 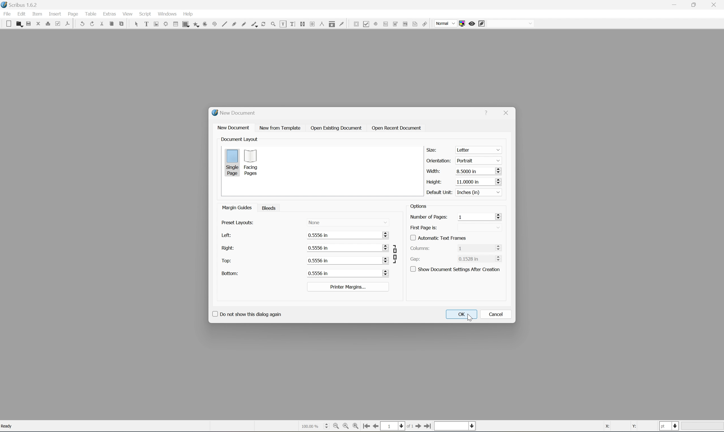 I want to click on show document settings after creation, so click(x=457, y=268).